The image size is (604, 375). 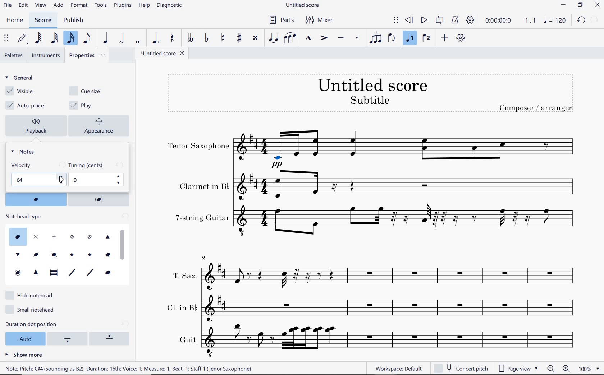 What do you see at coordinates (124, 217) in the screenshot?
I see `reset` at bounding box center [124, 217].